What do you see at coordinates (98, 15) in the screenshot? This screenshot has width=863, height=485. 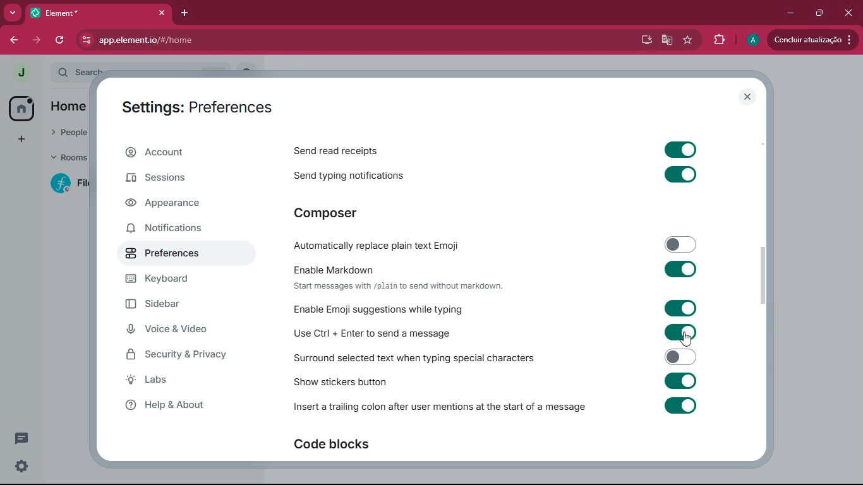 I see `*Element` at bounding box center [98, 15].